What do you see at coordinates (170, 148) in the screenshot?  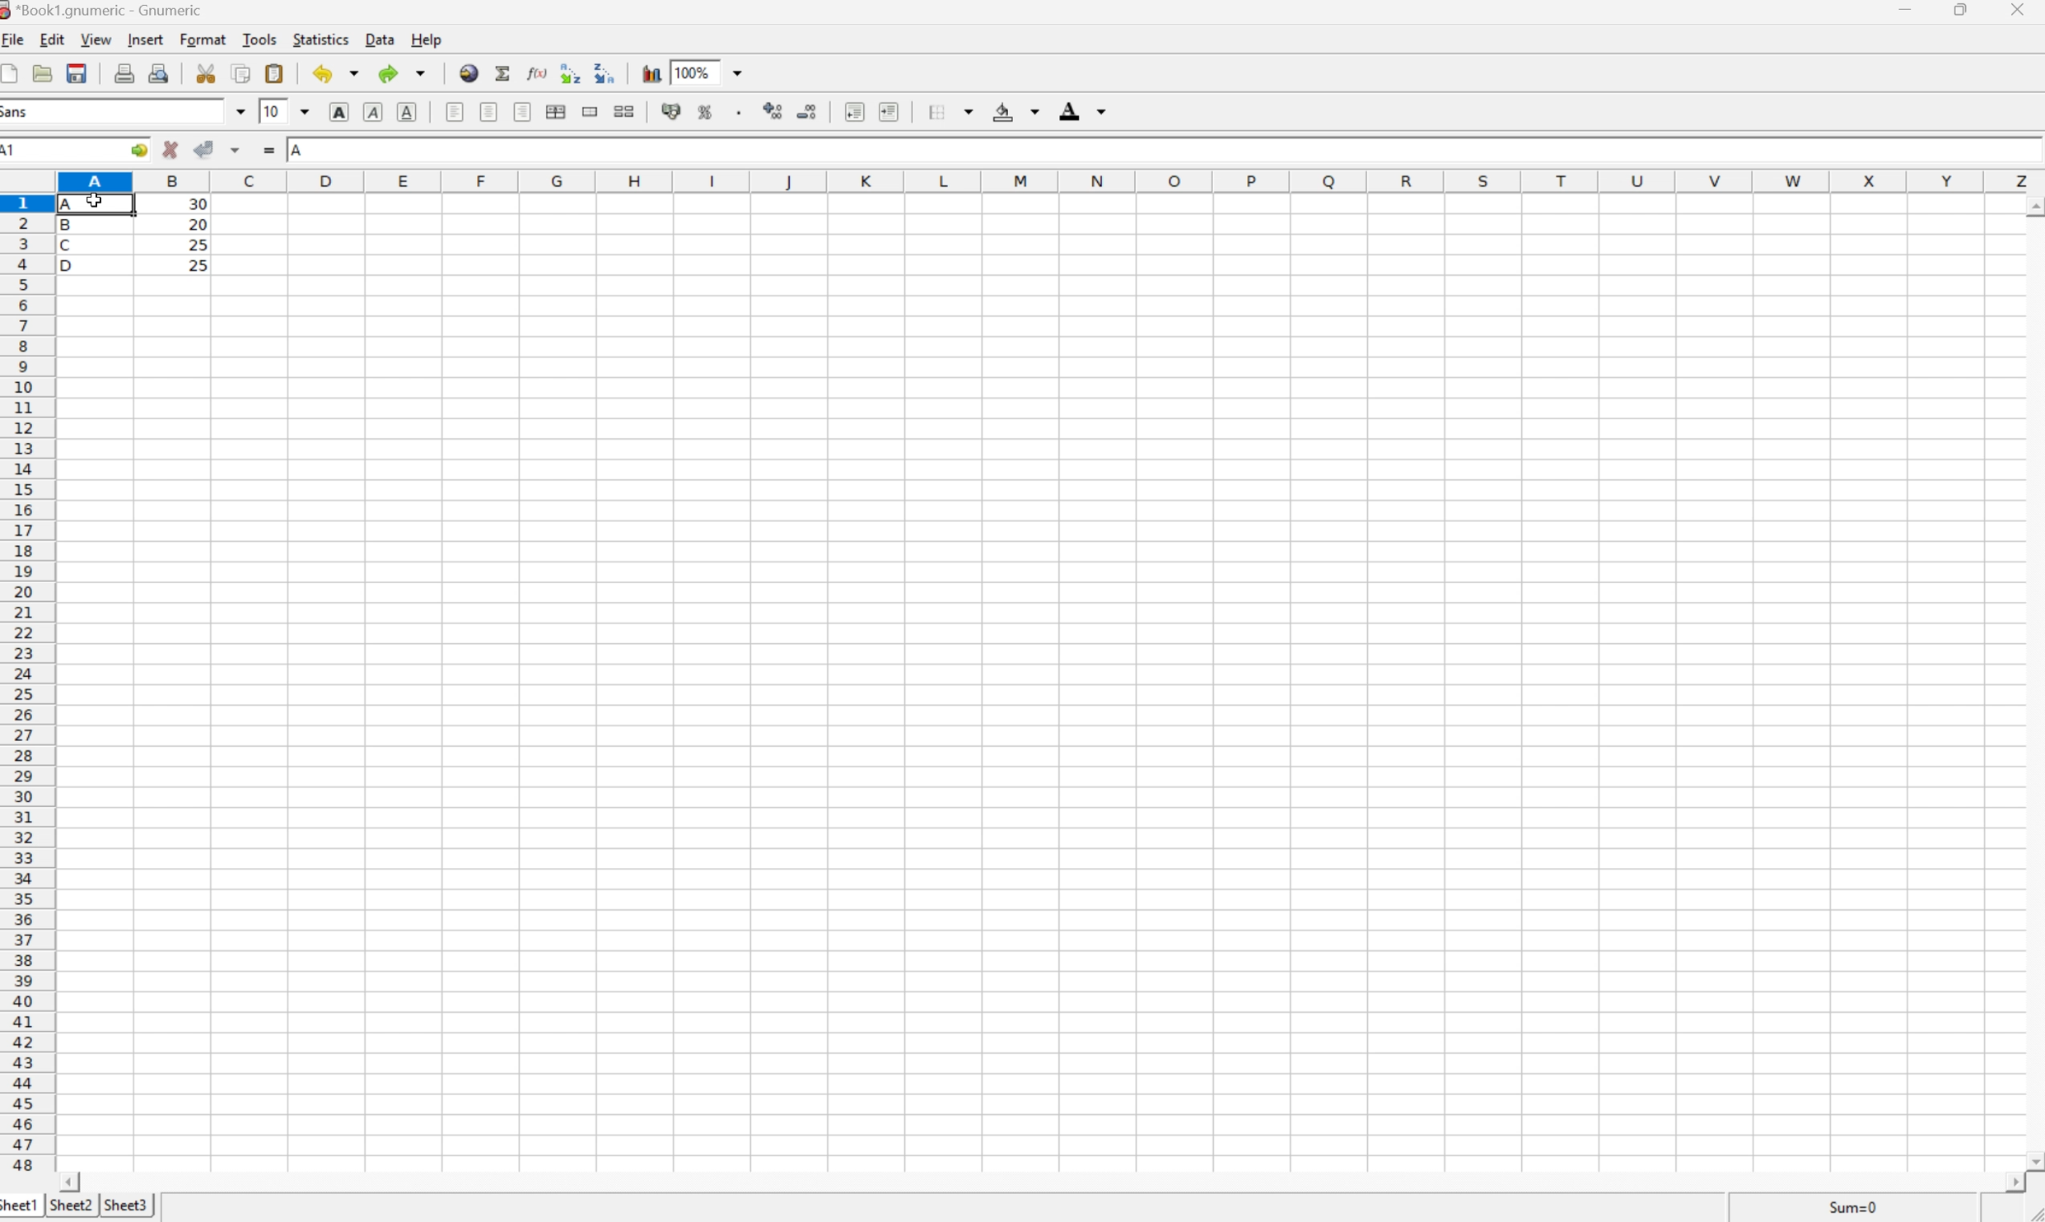 I see `Cancel changes` at bounding box center [170, 148].